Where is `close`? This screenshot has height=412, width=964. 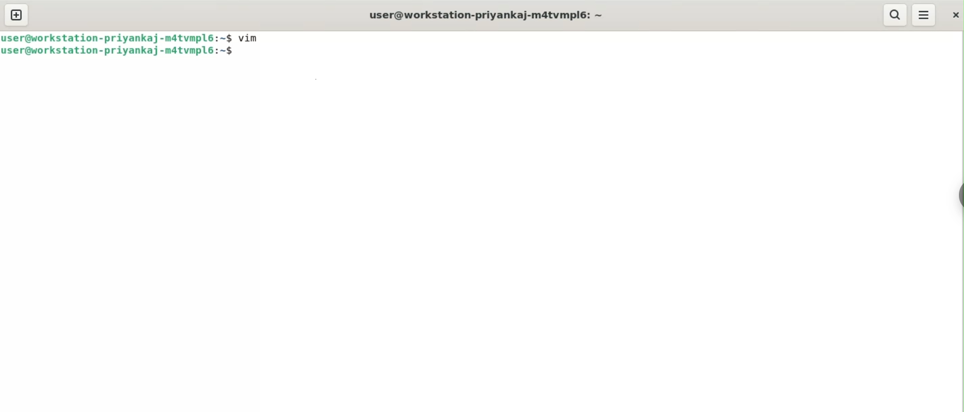
close is located at coordinates (953, 15).